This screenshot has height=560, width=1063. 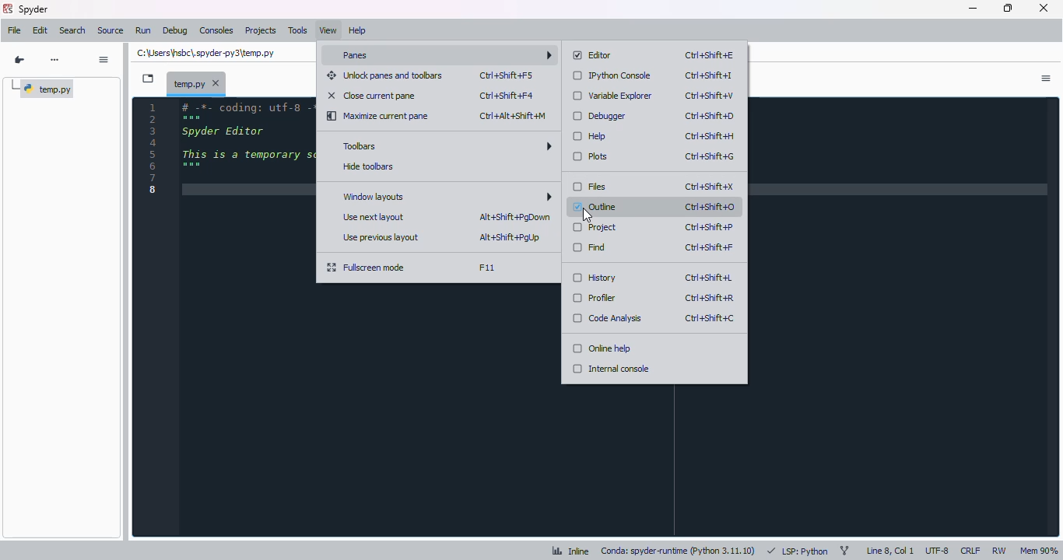 What do you see at coordinates (710, 207) in the screenshot?
I see `shortcut for outline` at bounding box center [710, 207].